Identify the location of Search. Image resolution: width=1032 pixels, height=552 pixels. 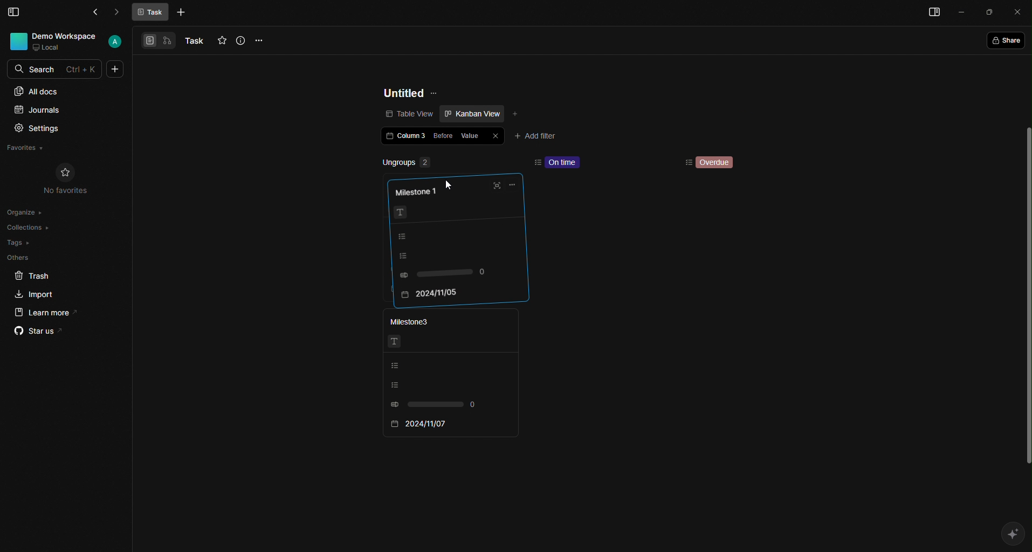
(56, 68).